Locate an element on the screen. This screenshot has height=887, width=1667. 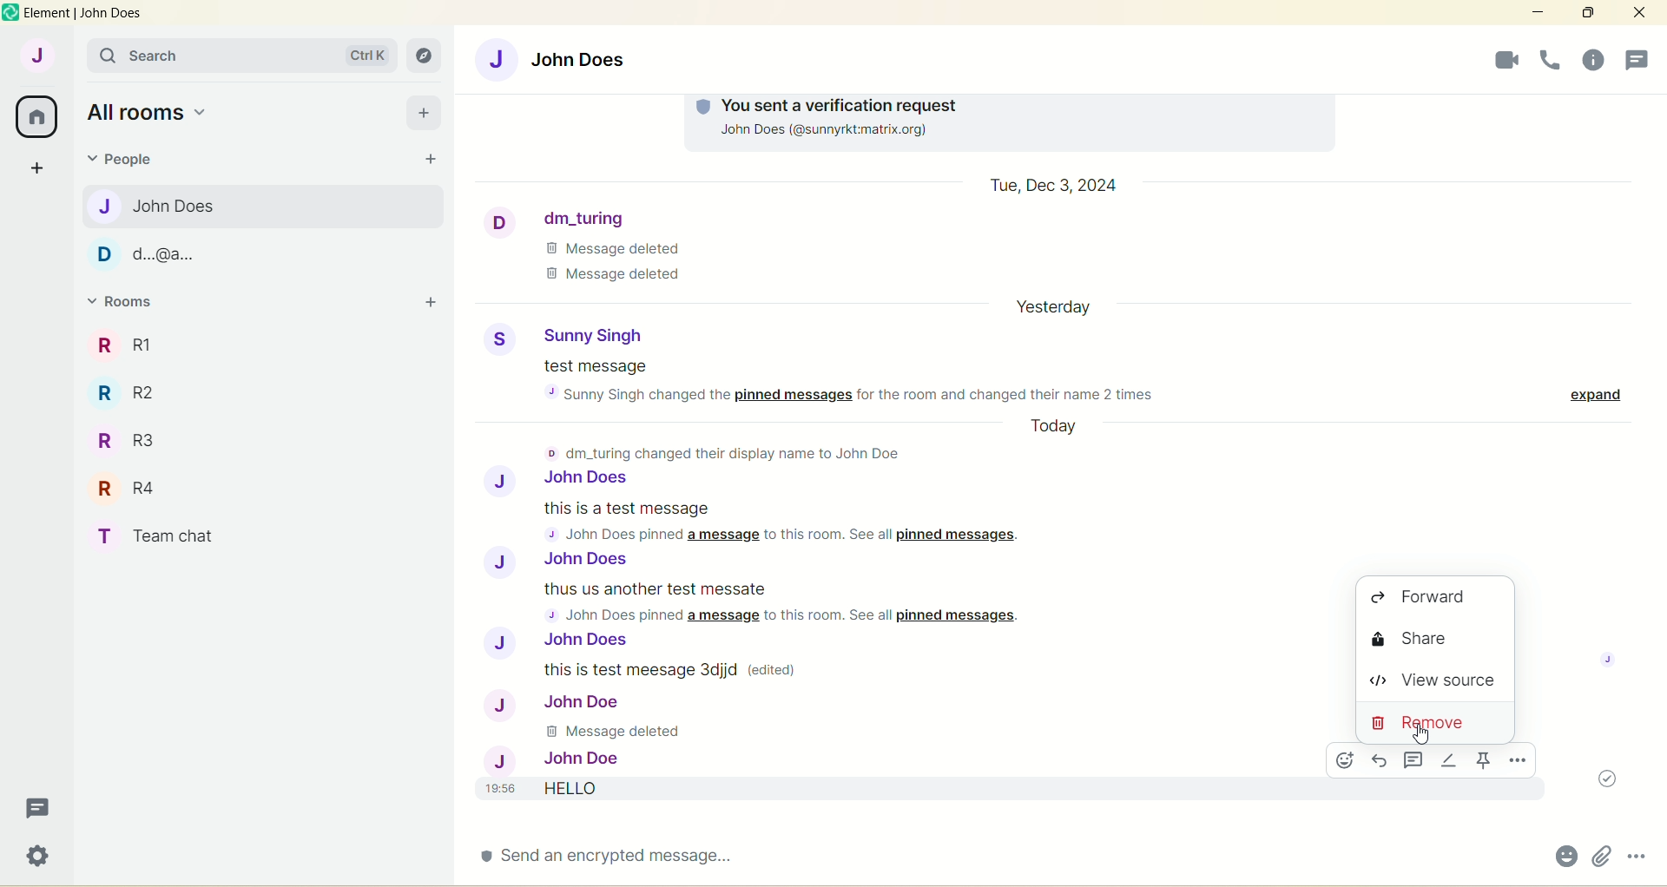
dm_turing is located at coordinates (564, 218).